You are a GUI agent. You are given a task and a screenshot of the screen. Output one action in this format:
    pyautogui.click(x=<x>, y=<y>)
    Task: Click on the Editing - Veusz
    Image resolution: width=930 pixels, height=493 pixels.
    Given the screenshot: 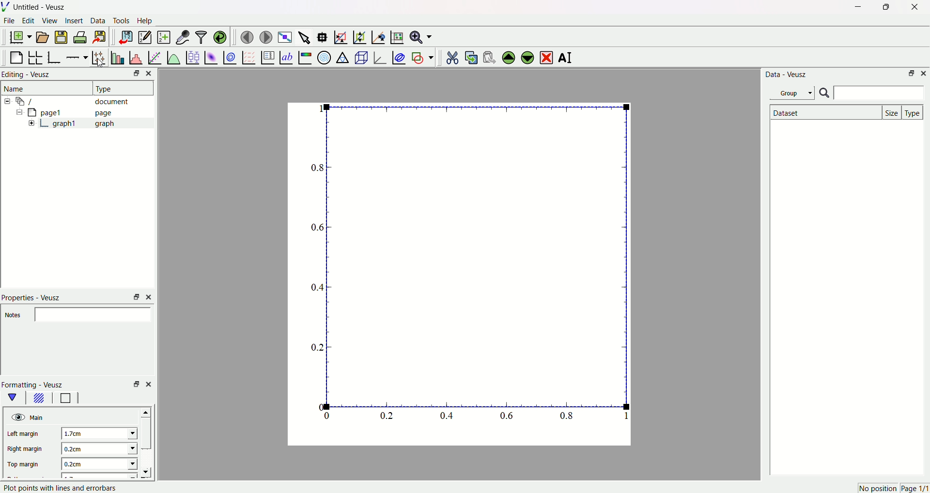 What is the action you would take?
    pyautogui.click(x=28, y=75)
    